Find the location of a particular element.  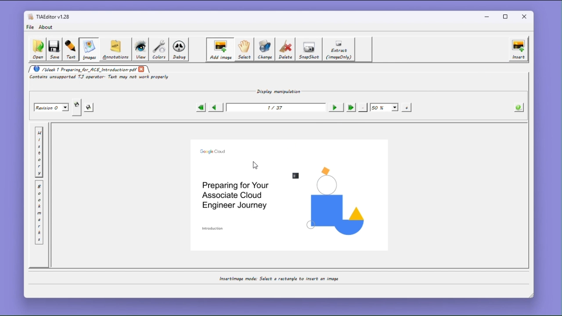

about is located at coordinates (47, 27).